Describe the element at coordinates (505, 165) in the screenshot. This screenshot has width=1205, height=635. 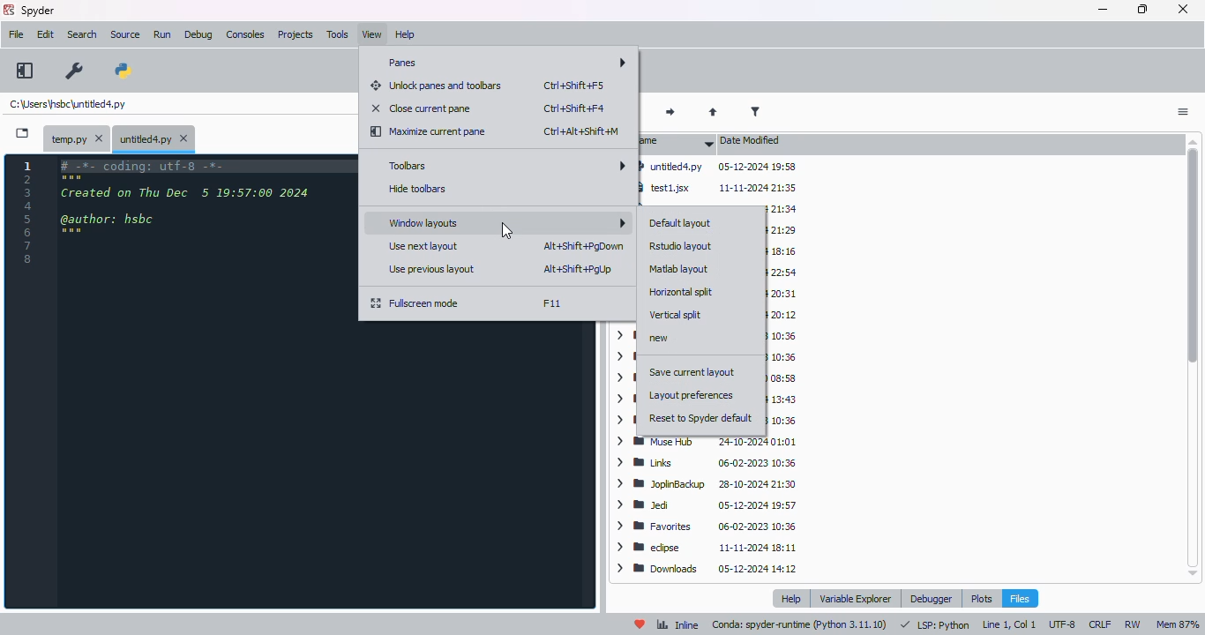
I see `toolbars` at that location.